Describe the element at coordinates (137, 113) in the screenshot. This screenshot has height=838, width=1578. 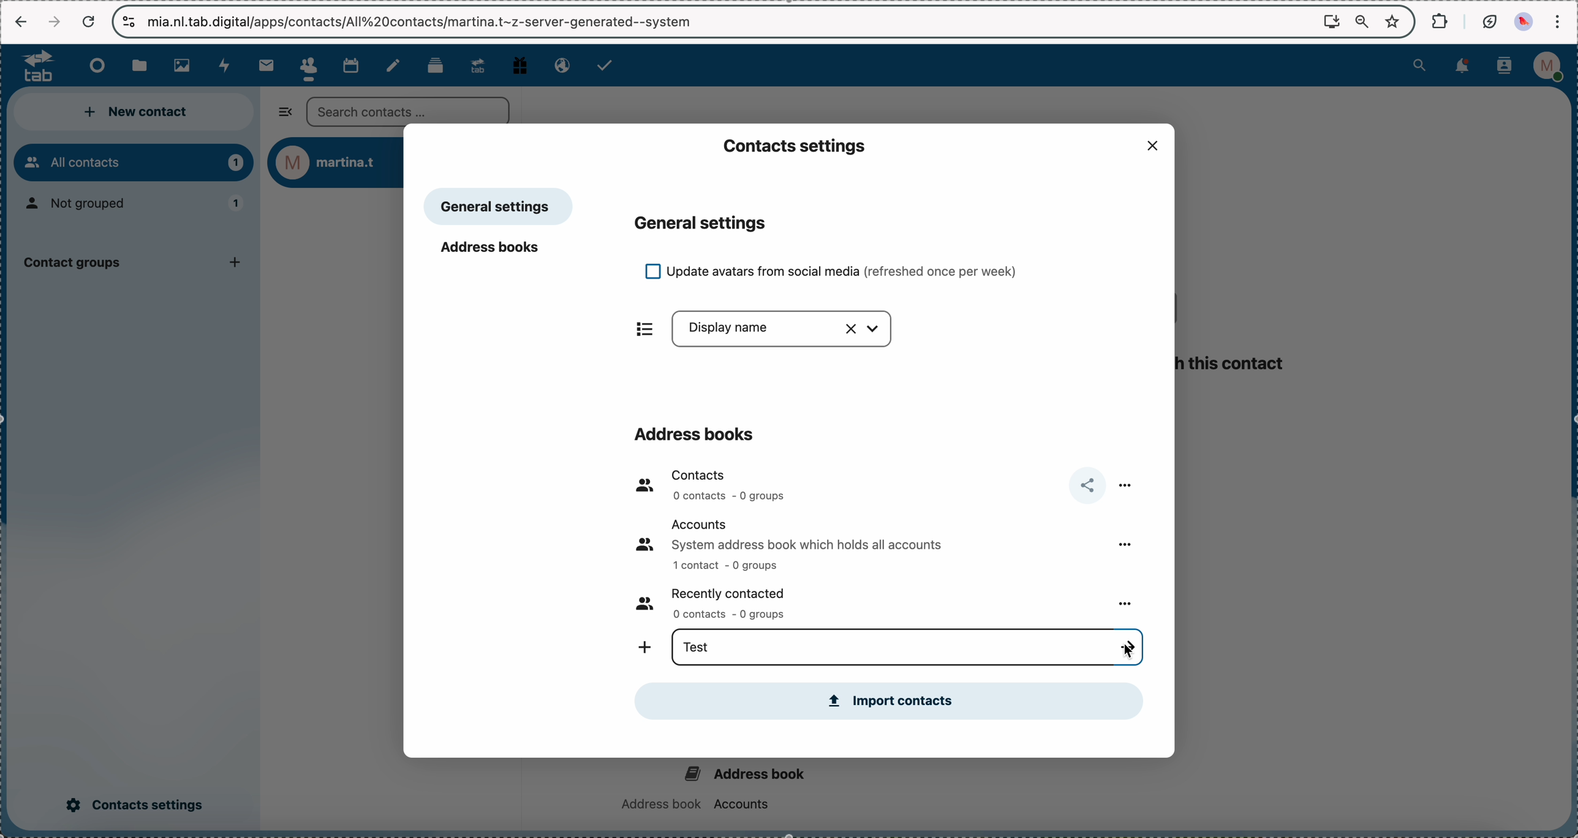
I see `new contact` at that location.